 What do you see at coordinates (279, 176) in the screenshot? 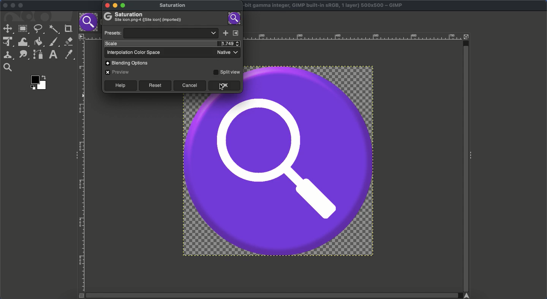
I see `Saturation range` at bounding box center [279, 176].